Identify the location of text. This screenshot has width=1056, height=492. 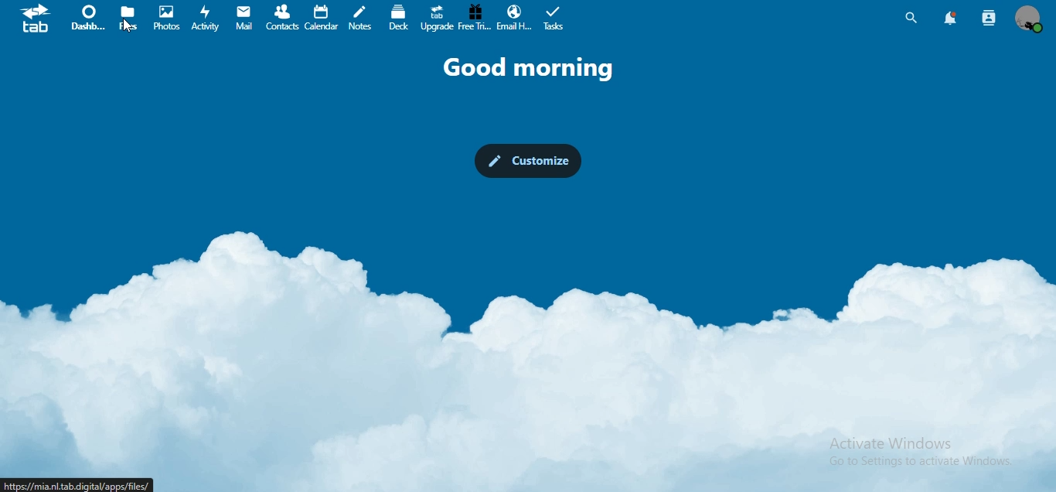
(536, 67).